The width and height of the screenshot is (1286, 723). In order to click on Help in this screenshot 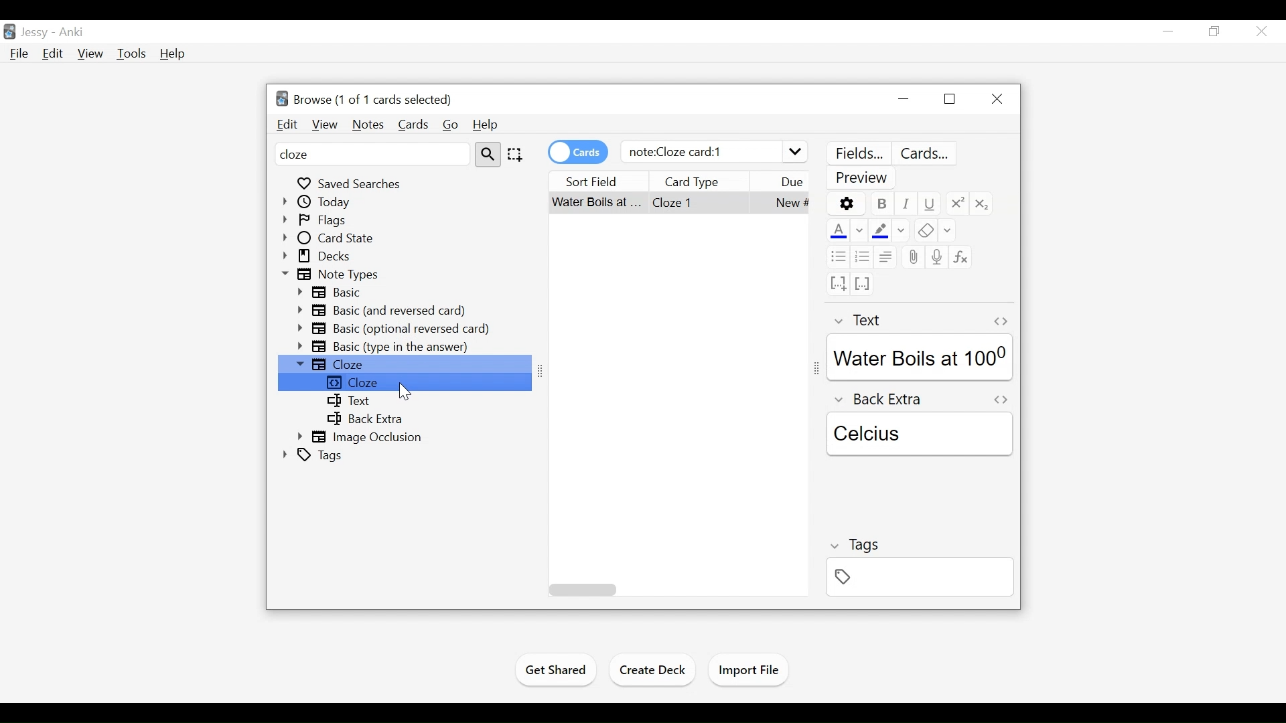, I will do `click(486, 123)`.